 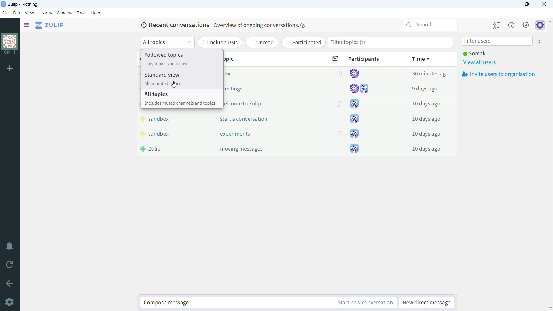 I want to click on go back, so click(x=10, y=283).